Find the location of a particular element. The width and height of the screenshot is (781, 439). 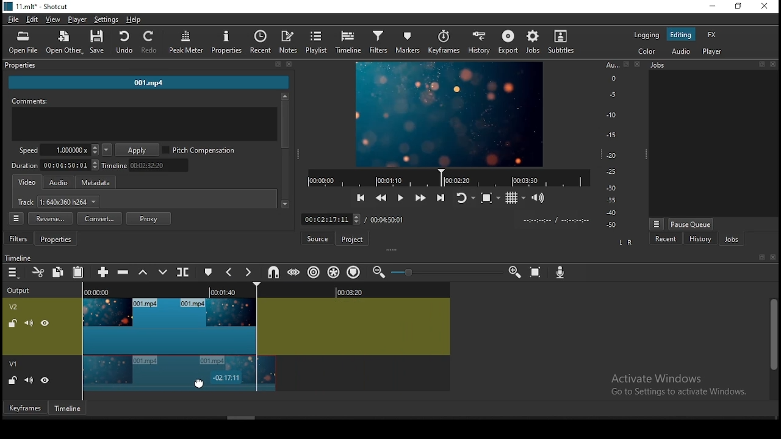

logging is located at coordinates (647, 34).